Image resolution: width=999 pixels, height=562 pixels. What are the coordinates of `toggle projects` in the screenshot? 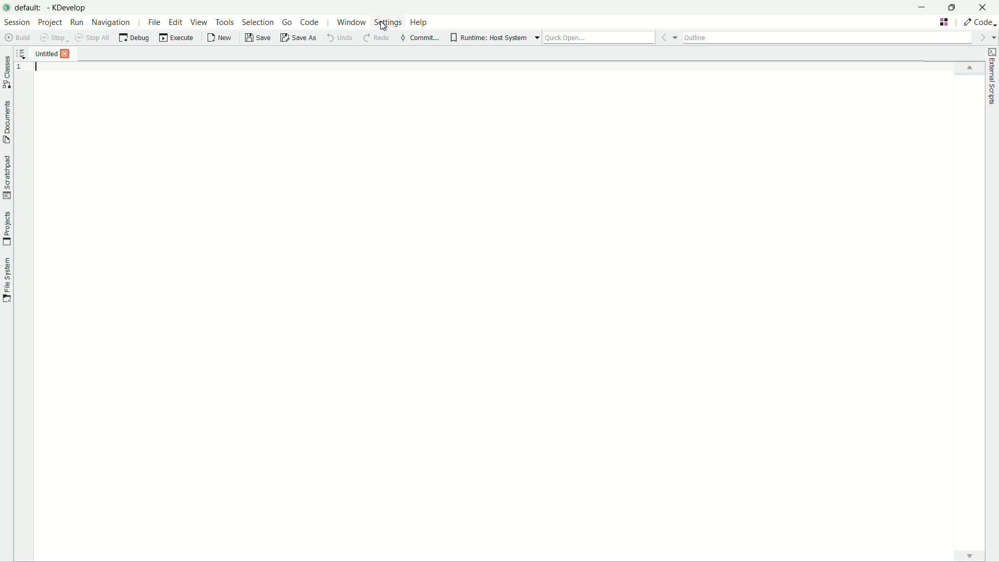 It's located at (7, 228).